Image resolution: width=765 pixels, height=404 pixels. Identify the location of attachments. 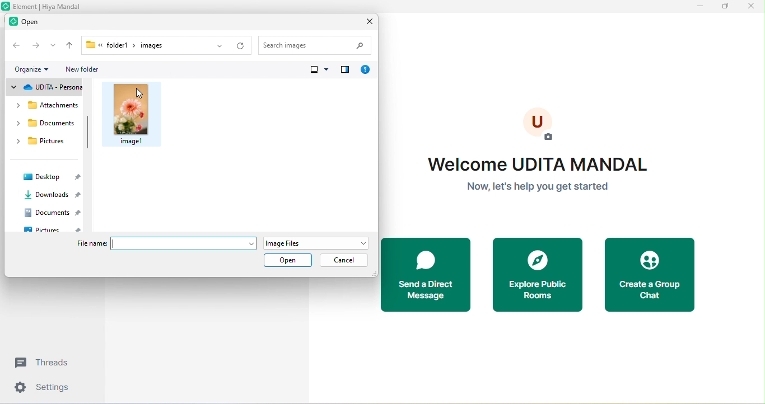
(45, 105).